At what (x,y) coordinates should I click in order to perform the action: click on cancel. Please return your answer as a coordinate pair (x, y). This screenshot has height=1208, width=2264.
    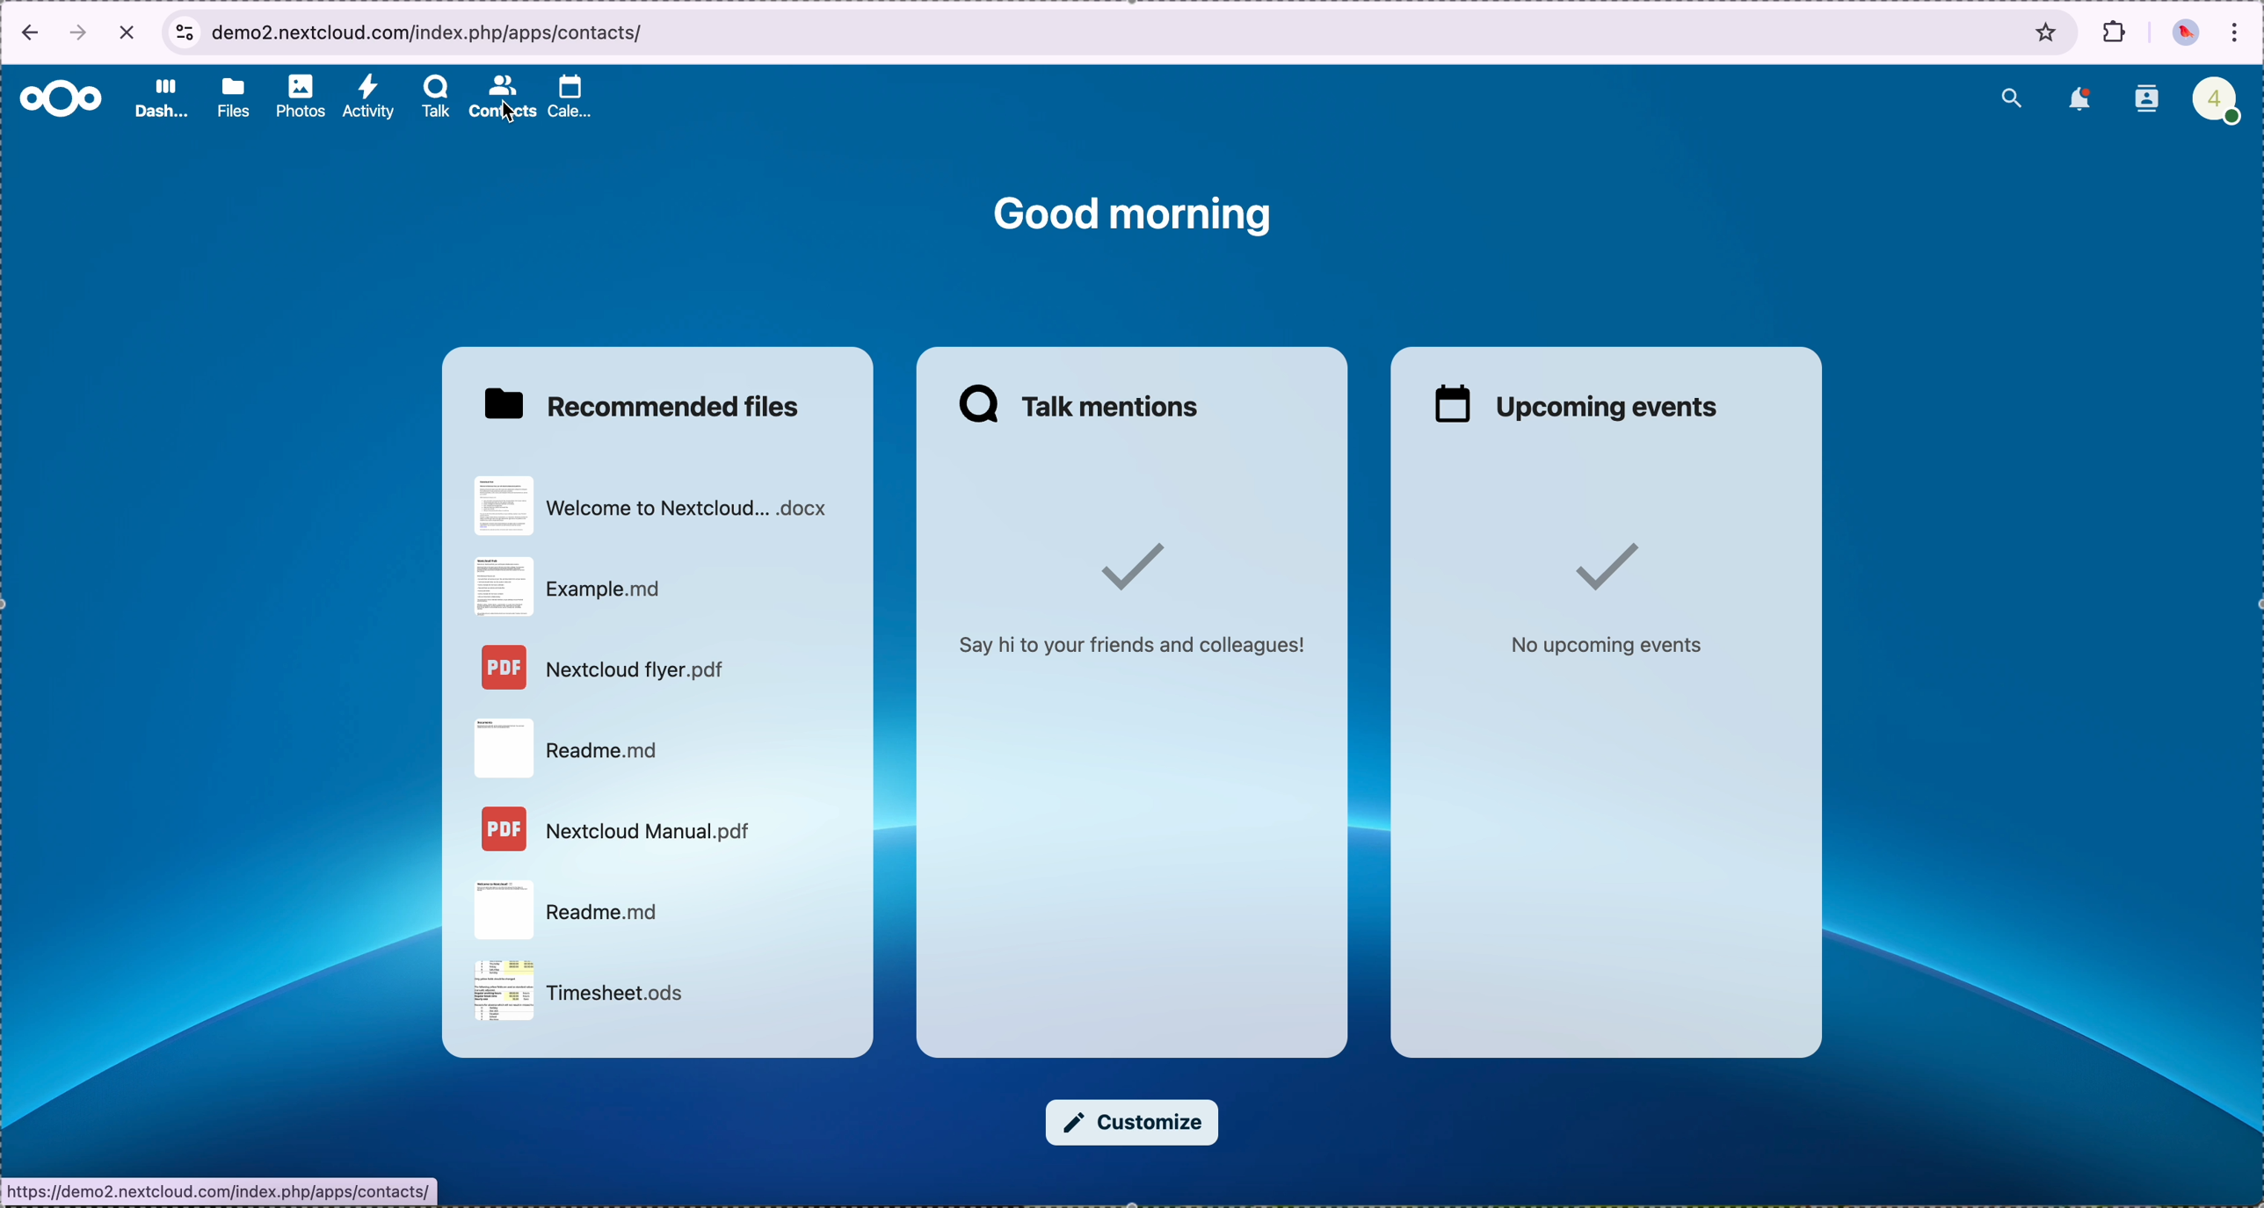
    Looking at the image, I should click on (127, 33).